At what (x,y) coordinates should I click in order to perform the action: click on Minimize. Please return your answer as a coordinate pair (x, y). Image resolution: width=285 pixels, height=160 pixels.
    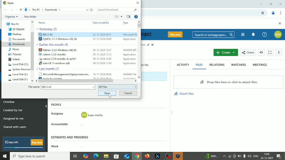
    Looking at the image, I should click on (261, 4).